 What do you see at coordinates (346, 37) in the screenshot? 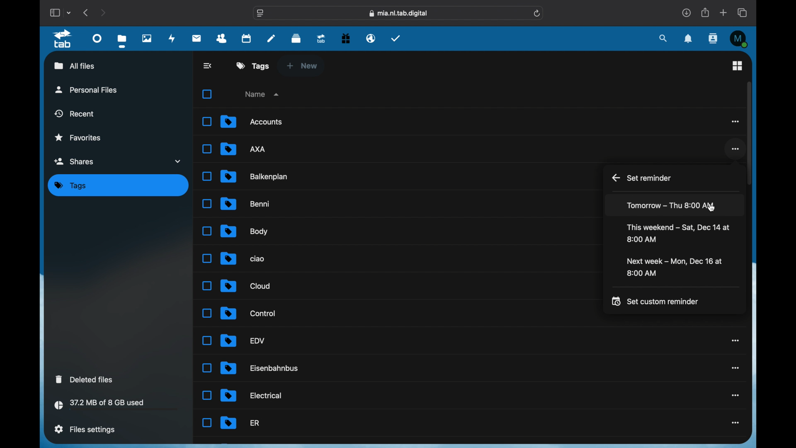
I see `free trial` at bounding box center [346, 37].